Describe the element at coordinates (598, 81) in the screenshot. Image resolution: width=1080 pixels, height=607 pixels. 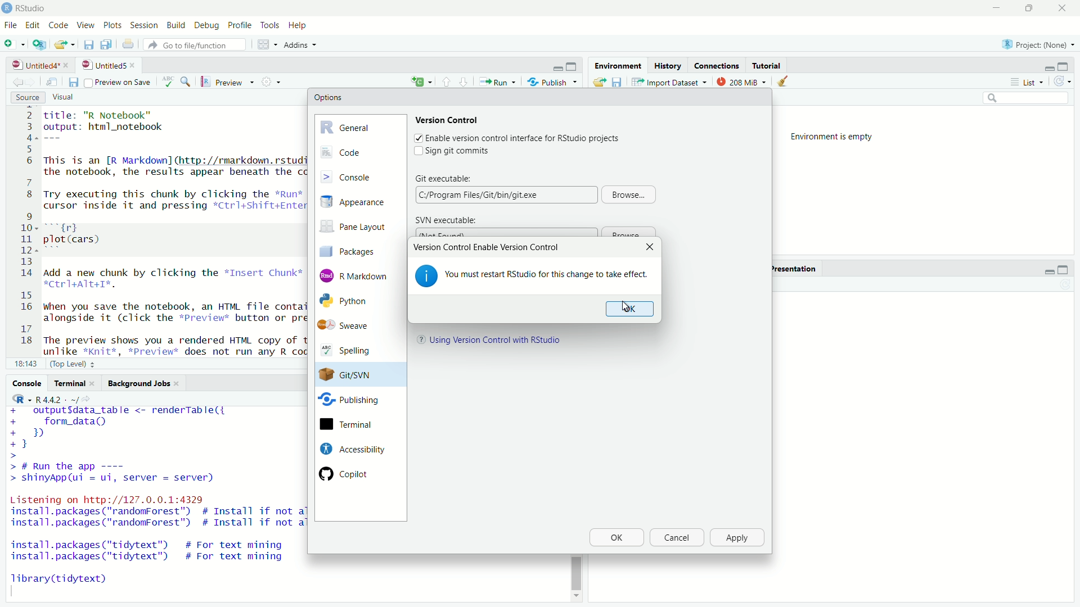
I see `Load WorSpace` at that location.